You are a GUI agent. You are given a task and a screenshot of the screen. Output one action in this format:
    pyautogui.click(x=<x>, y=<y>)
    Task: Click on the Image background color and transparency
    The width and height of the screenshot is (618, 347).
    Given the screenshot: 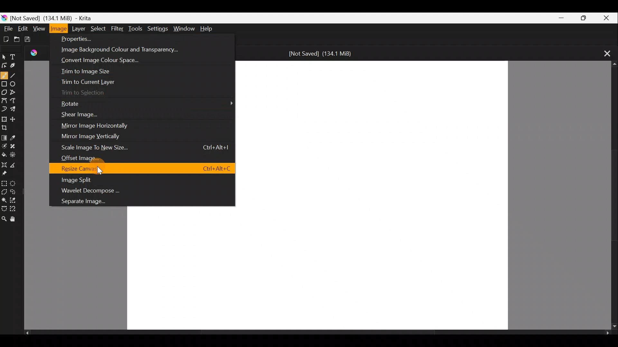 What is the action you would take?
    pyautogui.click(x=135, y=50)
    